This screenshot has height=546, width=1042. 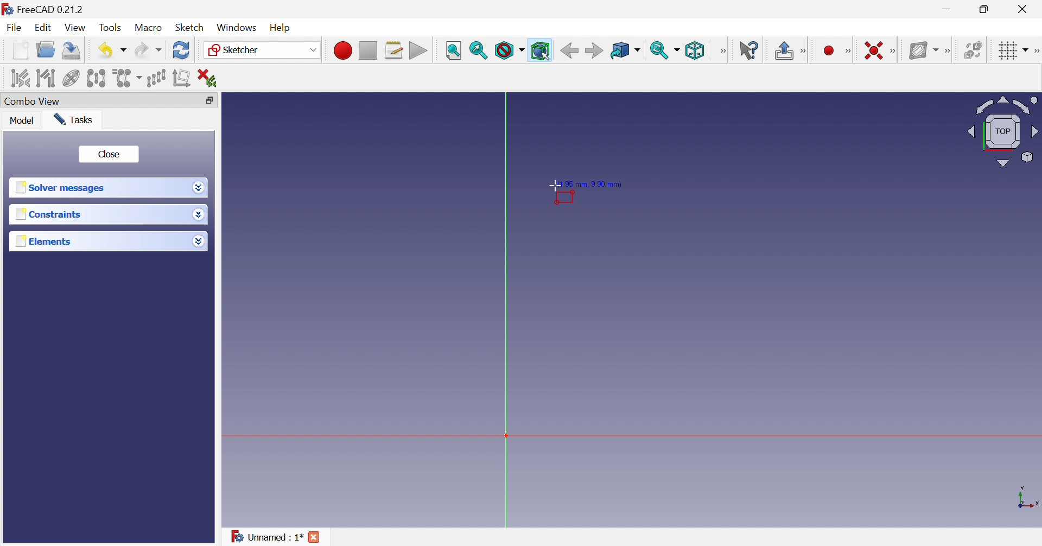 I want to click on Stop macro recording, so click(x=368, y=50).